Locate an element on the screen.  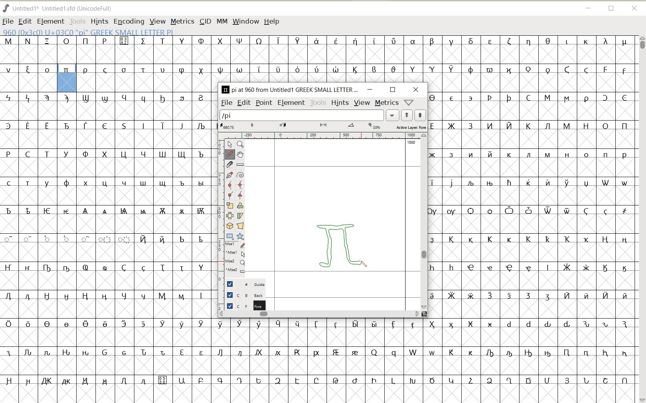
ENCODING is located at coordinates (129, 21).